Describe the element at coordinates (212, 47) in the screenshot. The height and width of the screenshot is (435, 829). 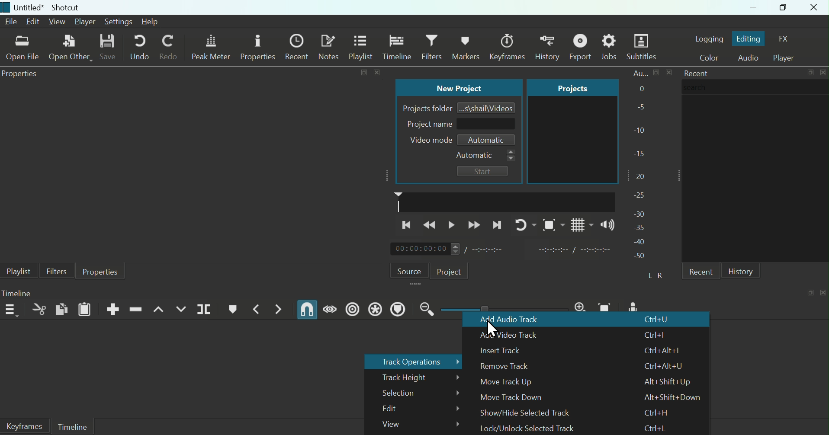
I see `Peak Meter` at that location.